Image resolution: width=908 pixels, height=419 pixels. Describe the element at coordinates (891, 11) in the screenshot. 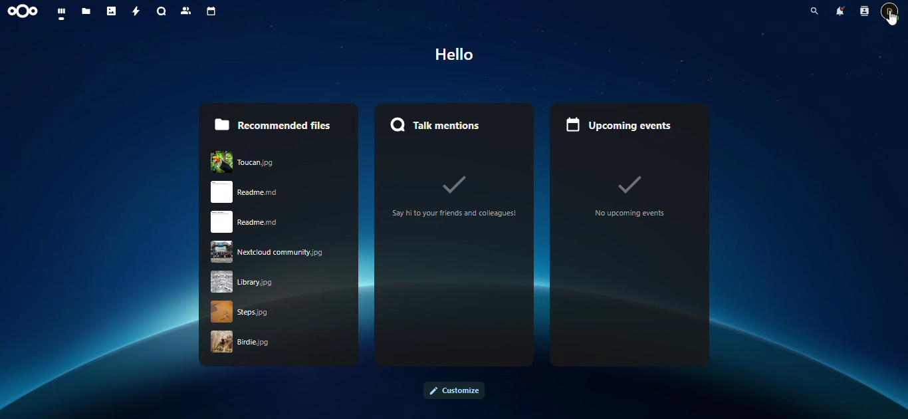

I see `contact` at that location.